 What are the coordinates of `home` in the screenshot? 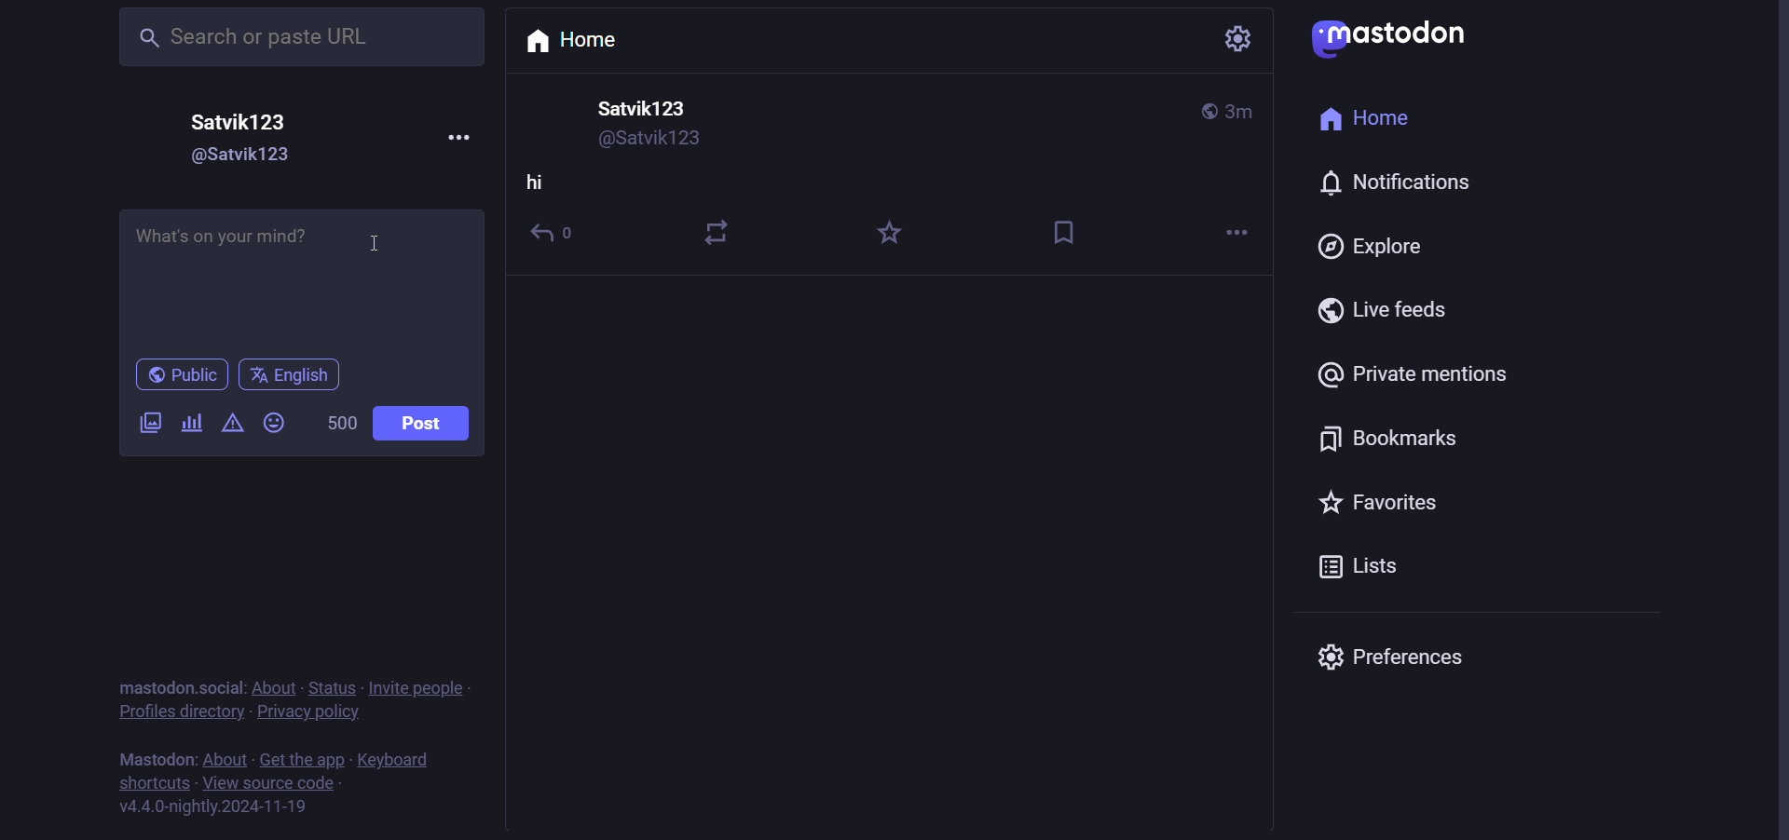 It's located at (1364, 120).